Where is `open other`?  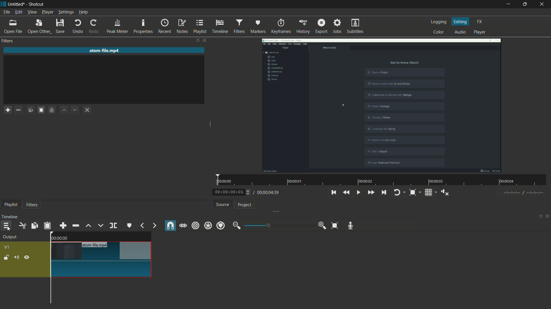 open other is located at coordinates (38, 27).